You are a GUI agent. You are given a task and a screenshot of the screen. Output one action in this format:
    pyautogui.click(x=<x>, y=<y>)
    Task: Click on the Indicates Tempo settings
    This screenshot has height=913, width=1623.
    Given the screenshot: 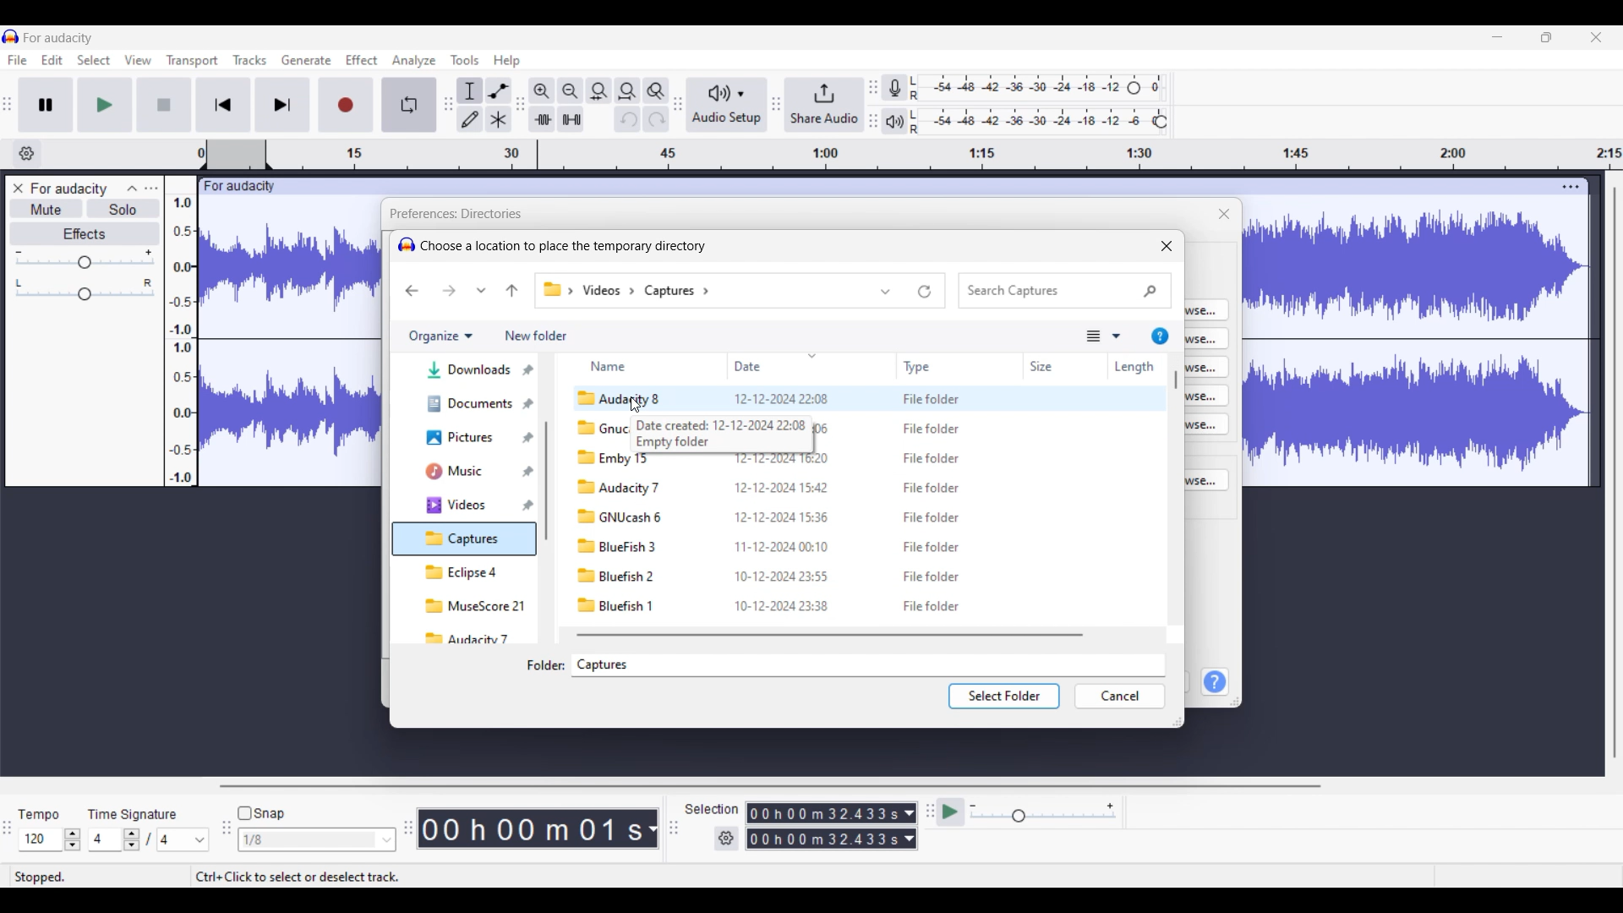 What is the action you would take?
    pyautogui.click(x=40, y=814)
    